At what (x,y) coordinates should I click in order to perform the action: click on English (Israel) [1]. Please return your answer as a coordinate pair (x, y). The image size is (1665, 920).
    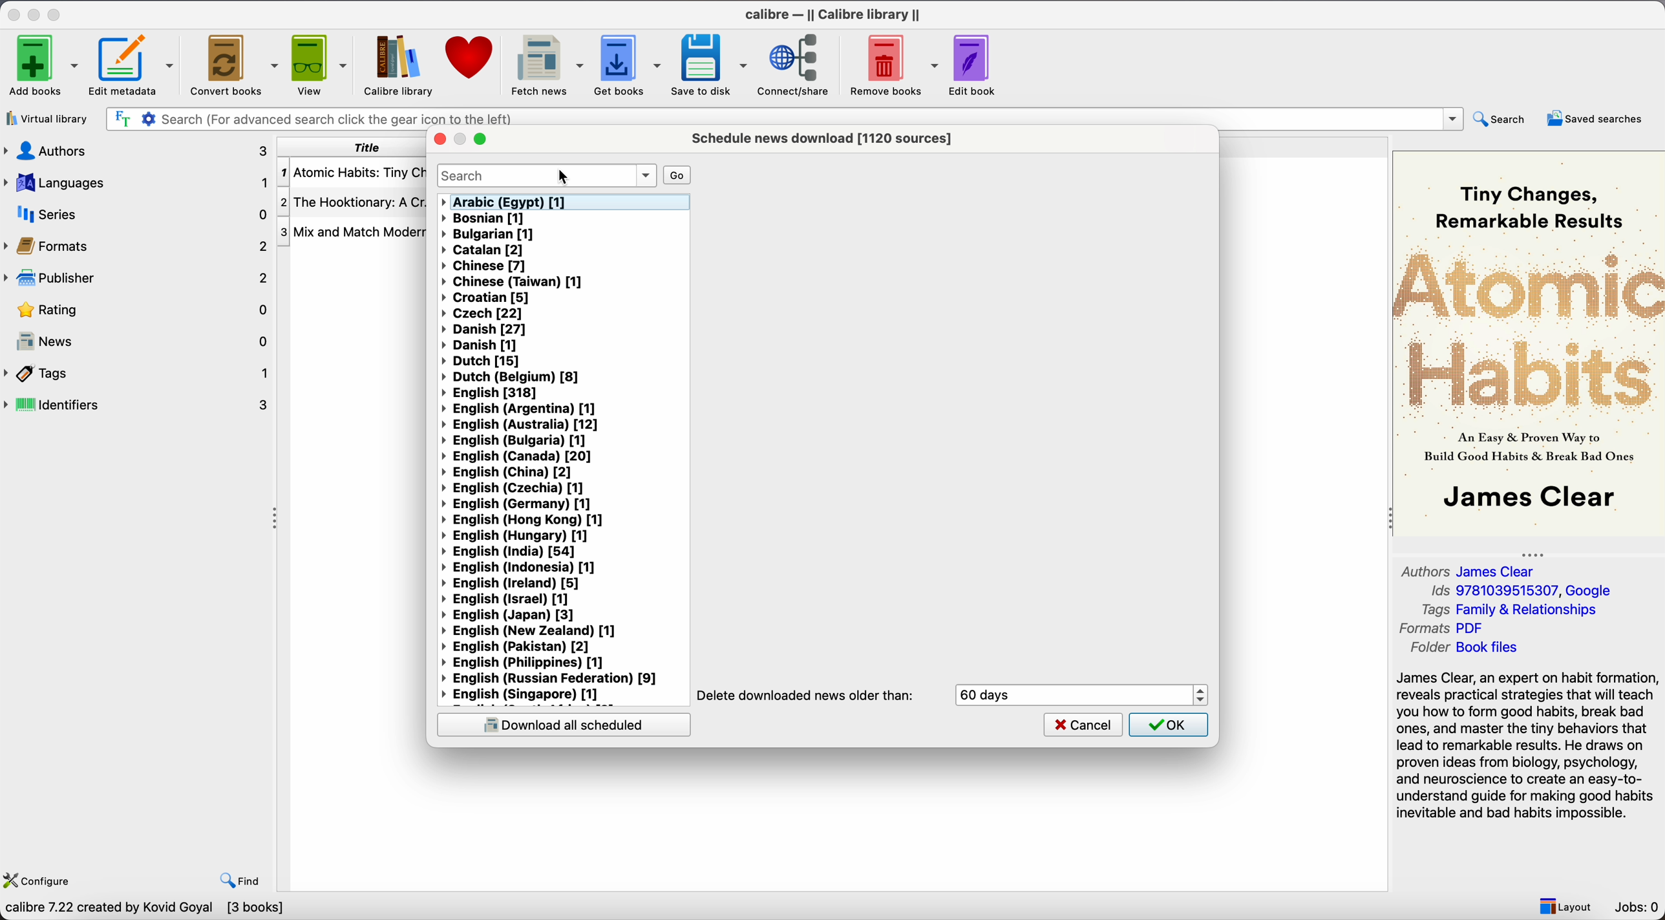
    Looking at the image, I should click on (505, 599).